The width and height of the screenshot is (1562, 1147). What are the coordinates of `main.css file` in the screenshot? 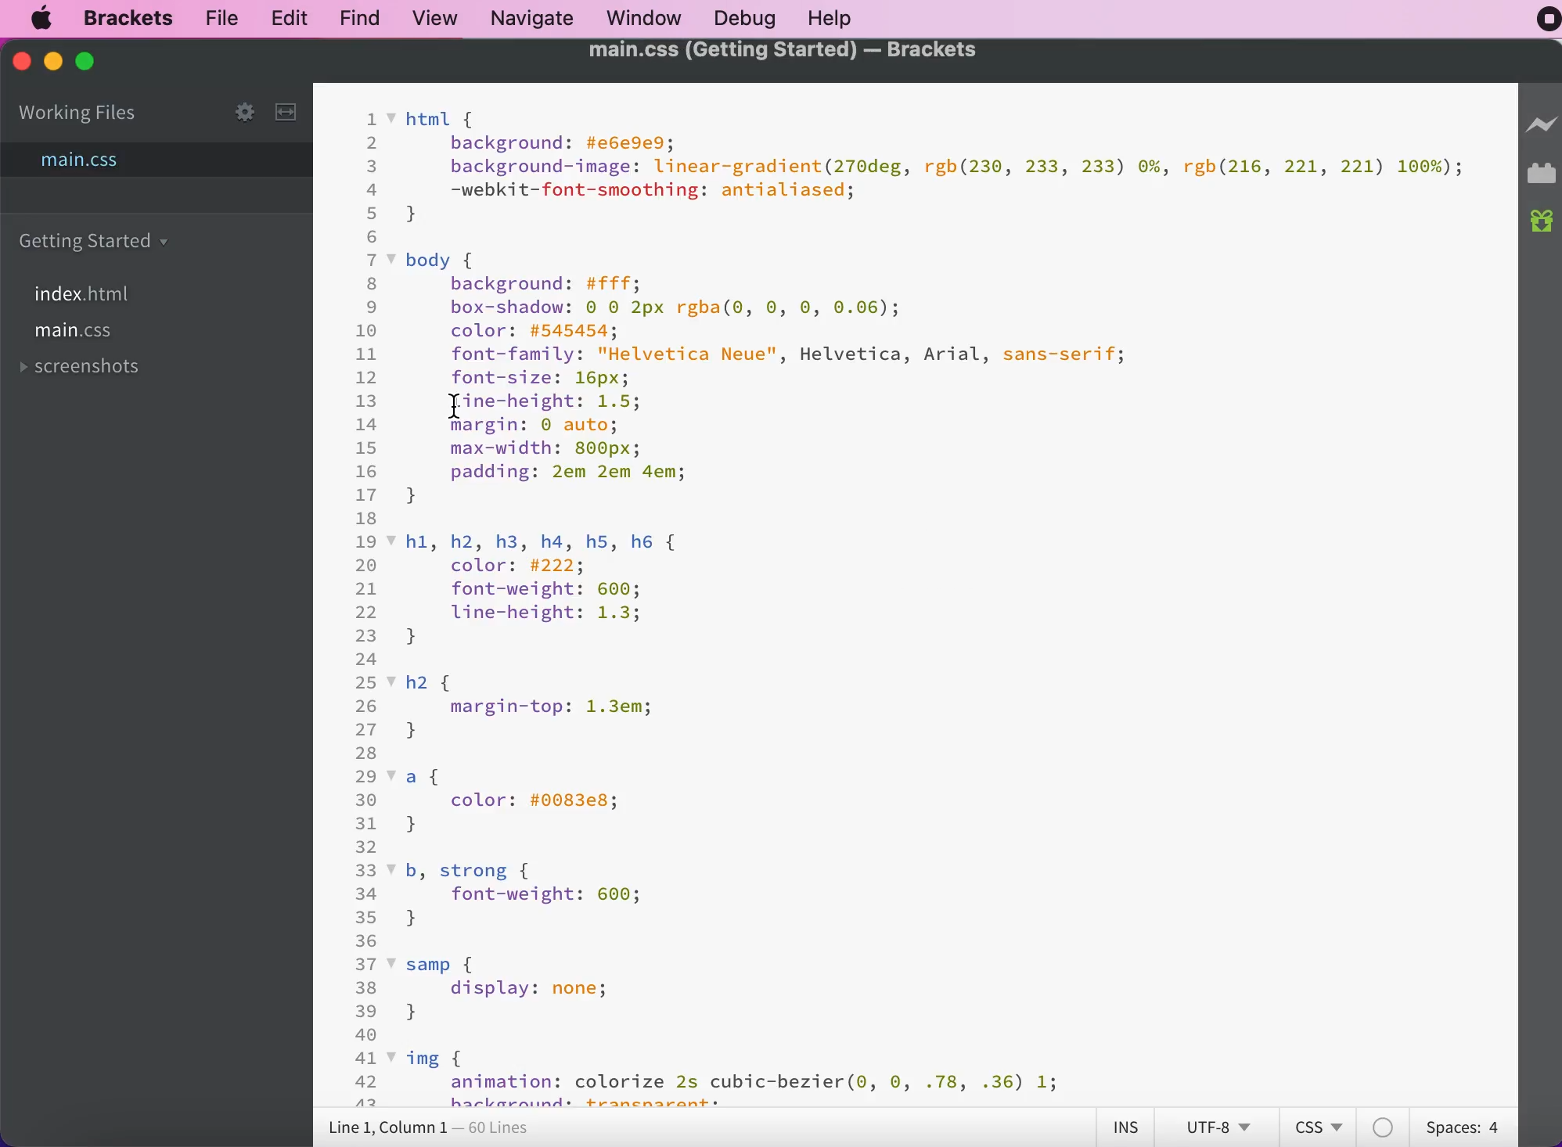 It's located at (153, 160).